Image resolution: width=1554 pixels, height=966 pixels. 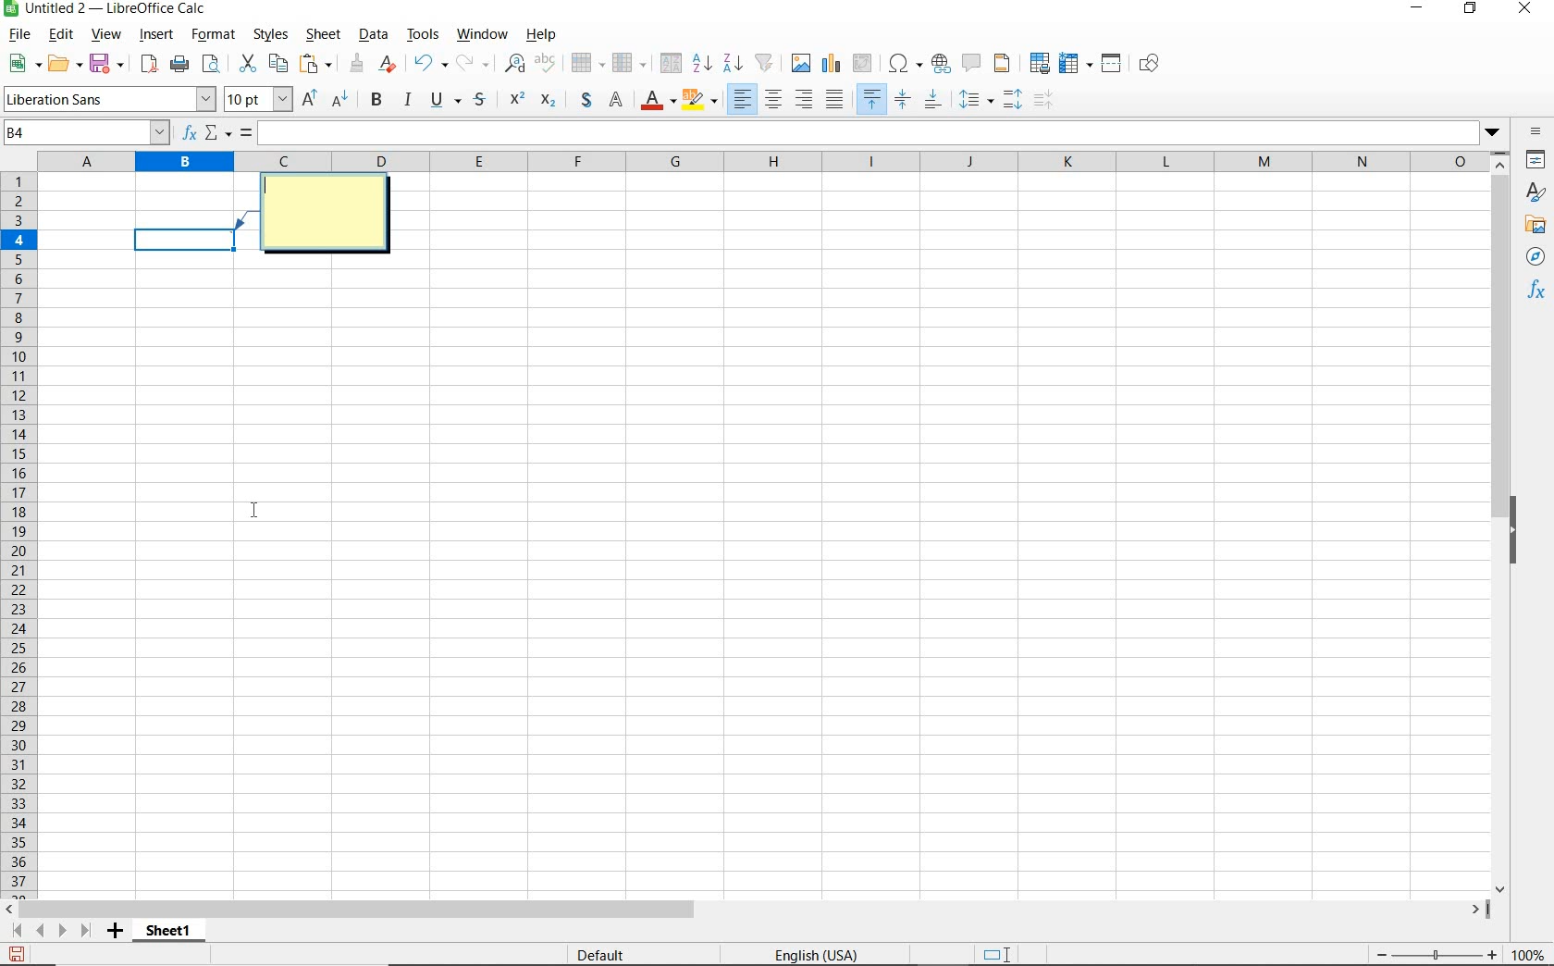 What do you see at coordinates (1202, 954) in the screenshot?
I see `Average:; Sum:0` at bounding box center [1202, 954].